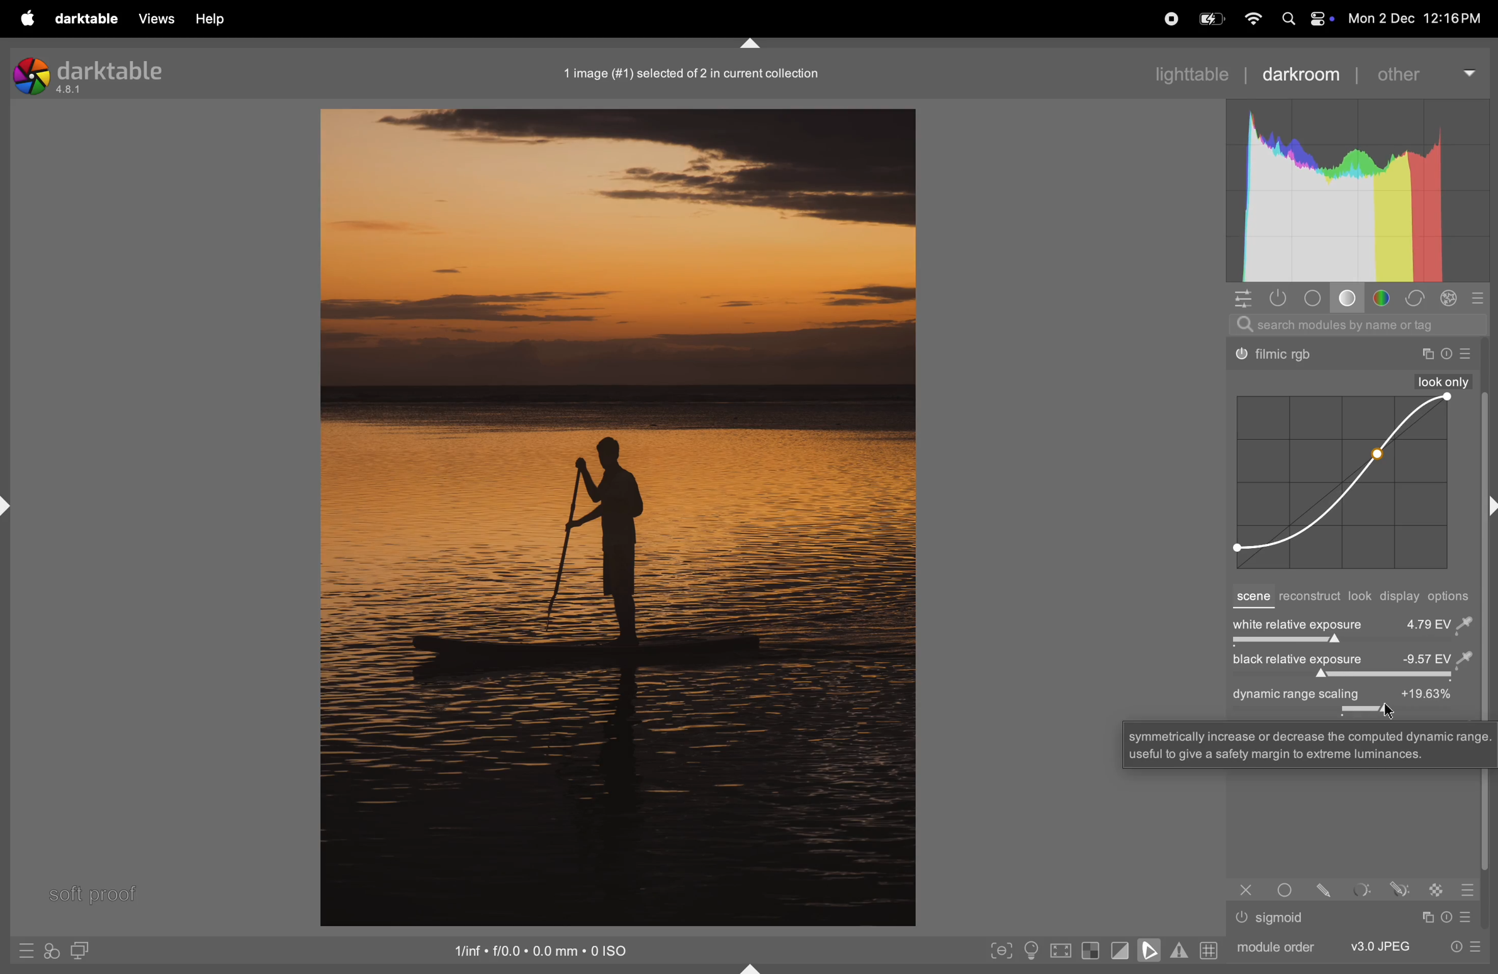 This screenshot has width=1498, height=974. What do you see at coordinates (1310, 744) in the screenshot?
I see `` at bounding box center [1310, 744].